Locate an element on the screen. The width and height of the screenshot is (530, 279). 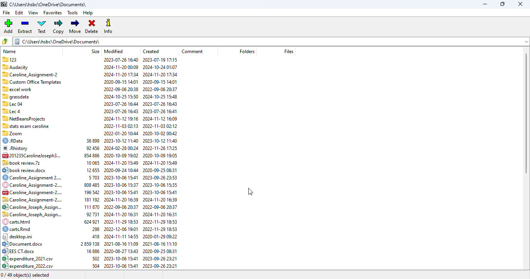
Custom Office Templates is located at coordinates (32, 81).